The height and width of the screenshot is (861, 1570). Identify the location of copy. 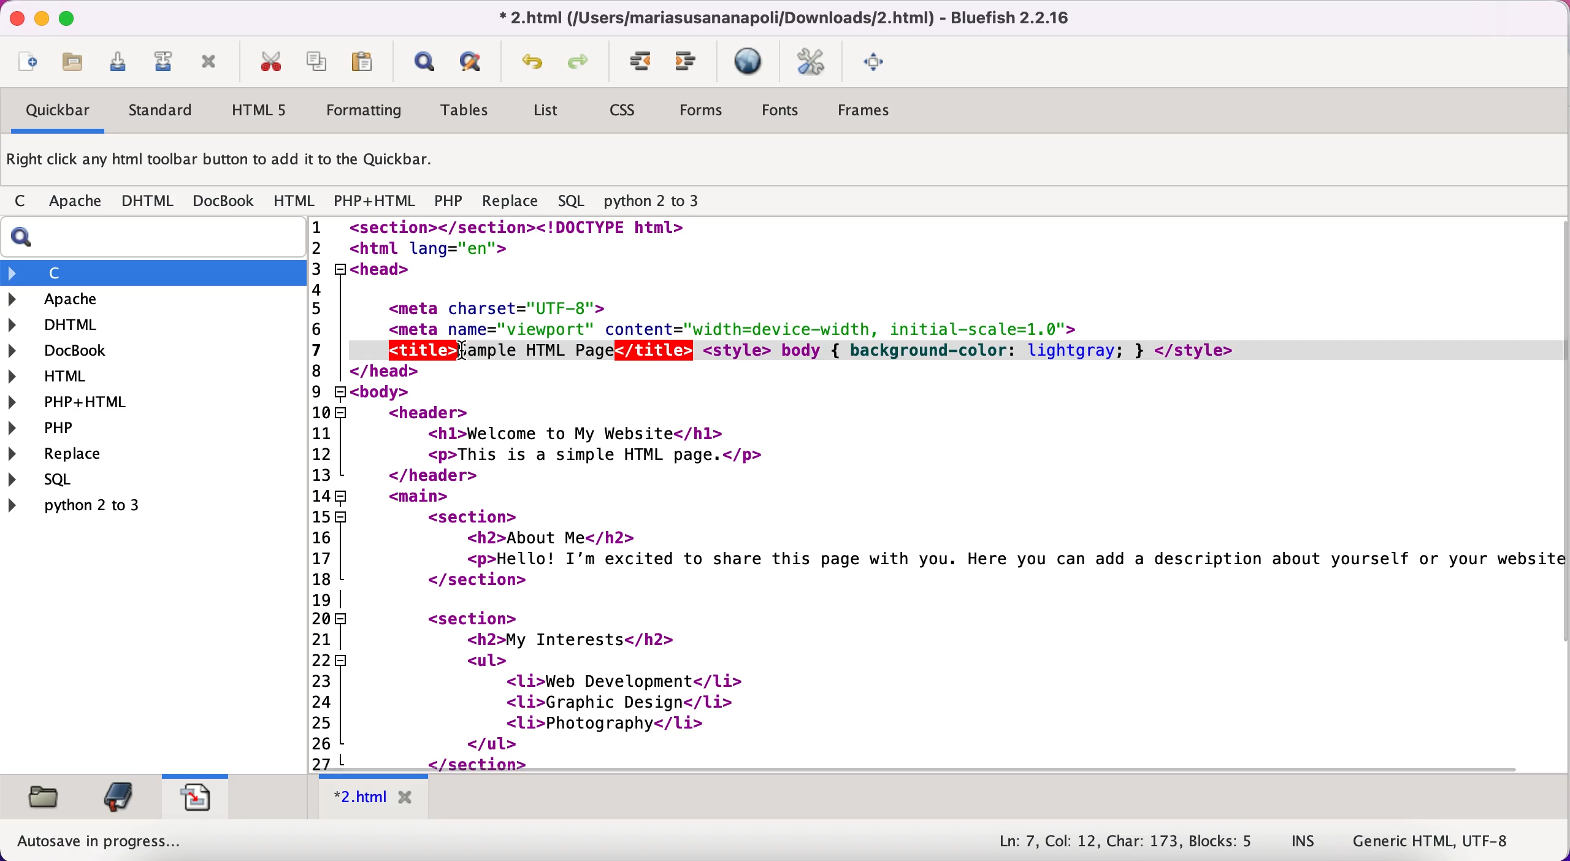
(319, 61).